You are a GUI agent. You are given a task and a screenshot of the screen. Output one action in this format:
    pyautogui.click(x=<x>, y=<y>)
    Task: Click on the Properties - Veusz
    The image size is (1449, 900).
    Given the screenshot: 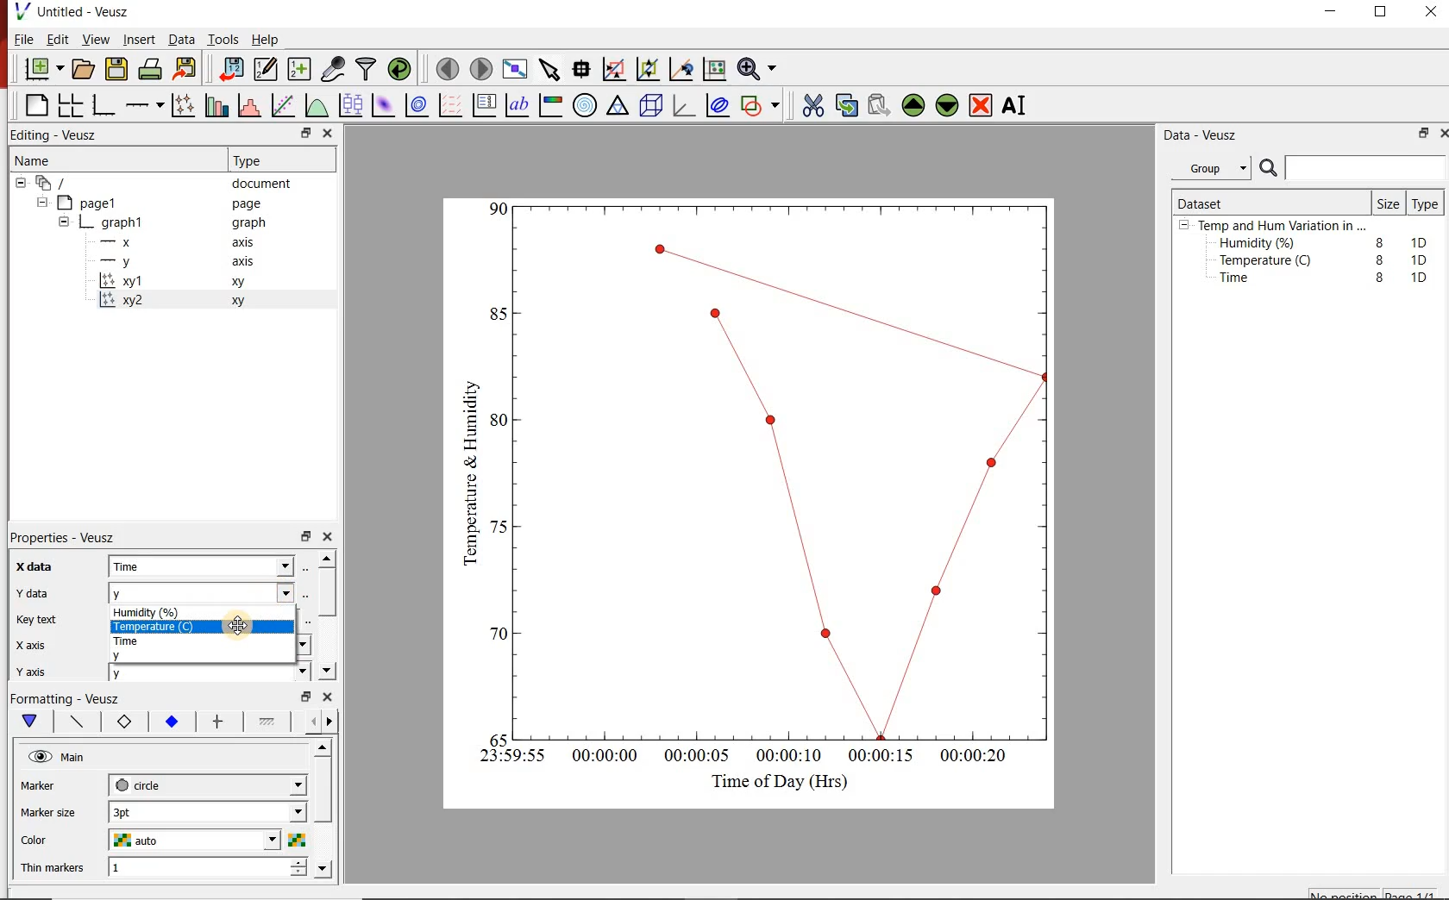 What is the action you would take?
    pyautogui.click(x=72, y=534)
    